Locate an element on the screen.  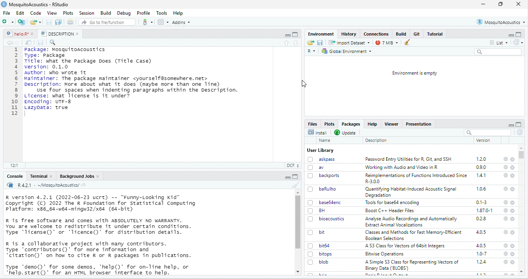
maximize is located at coordinates (287, 177).